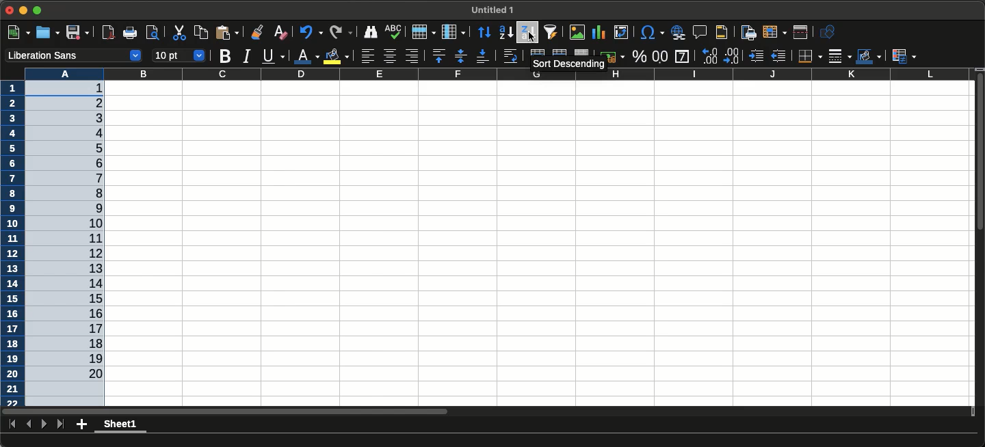  What do you see at coordinates (246, 57) in the screenshot?
I see `Italics` at bounding box center [246, 57].